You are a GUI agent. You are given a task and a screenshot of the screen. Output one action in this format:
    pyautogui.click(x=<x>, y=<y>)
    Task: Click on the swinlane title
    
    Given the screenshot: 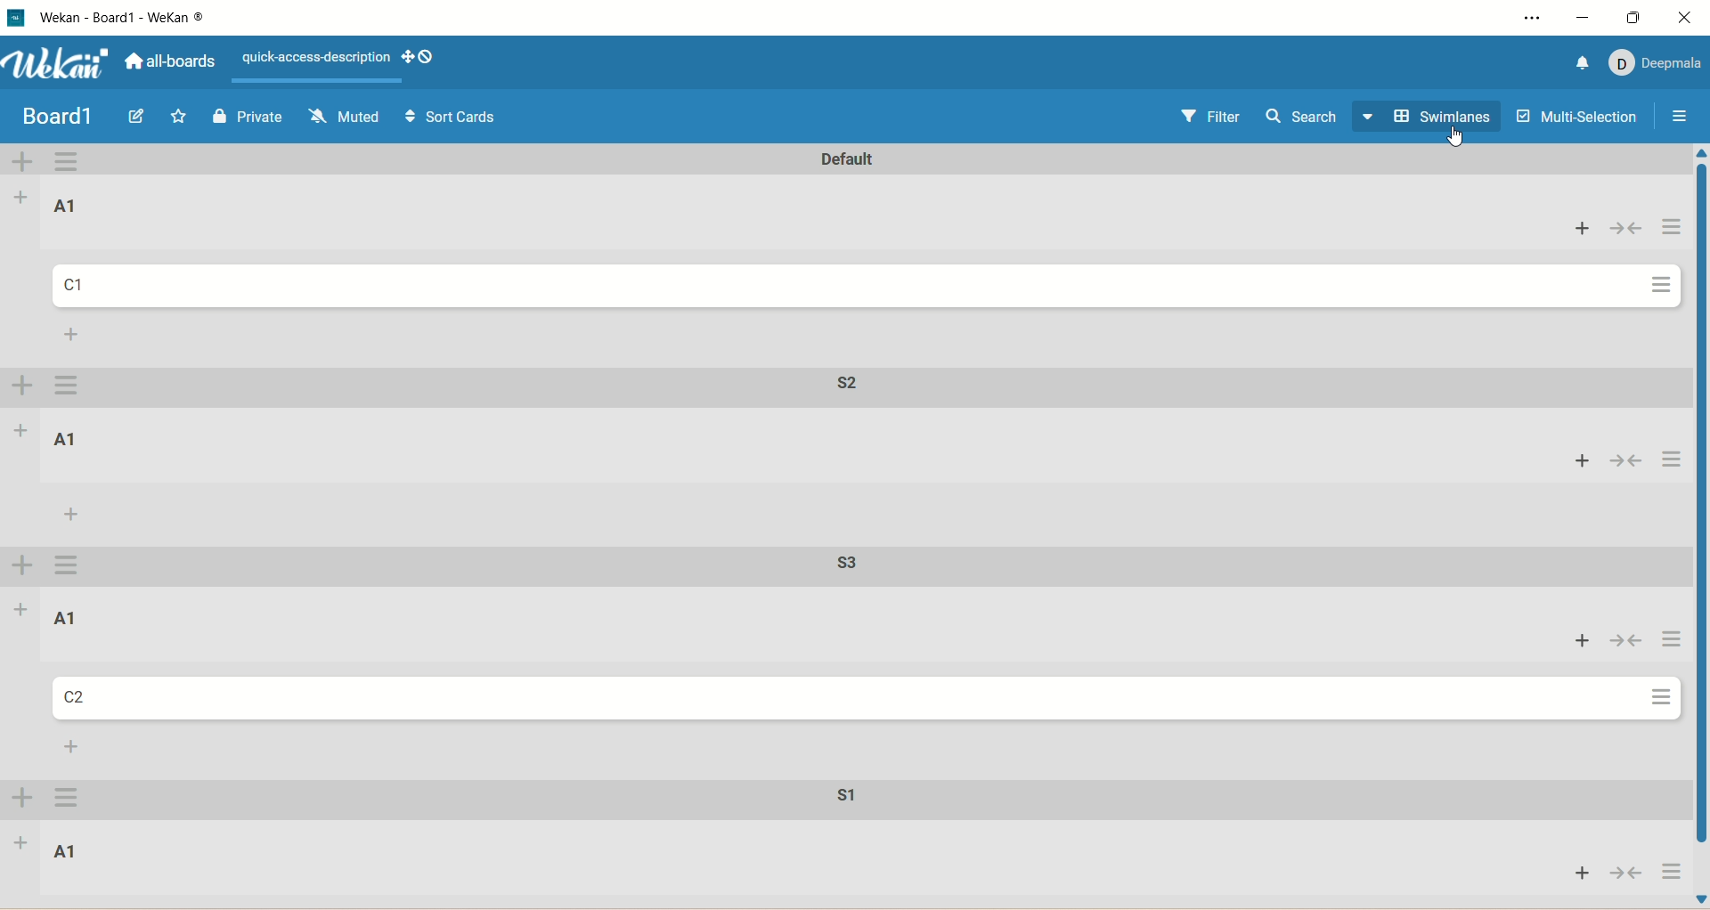 What is the action you would take?
    pyautogui.click(x=853, y=566)
    